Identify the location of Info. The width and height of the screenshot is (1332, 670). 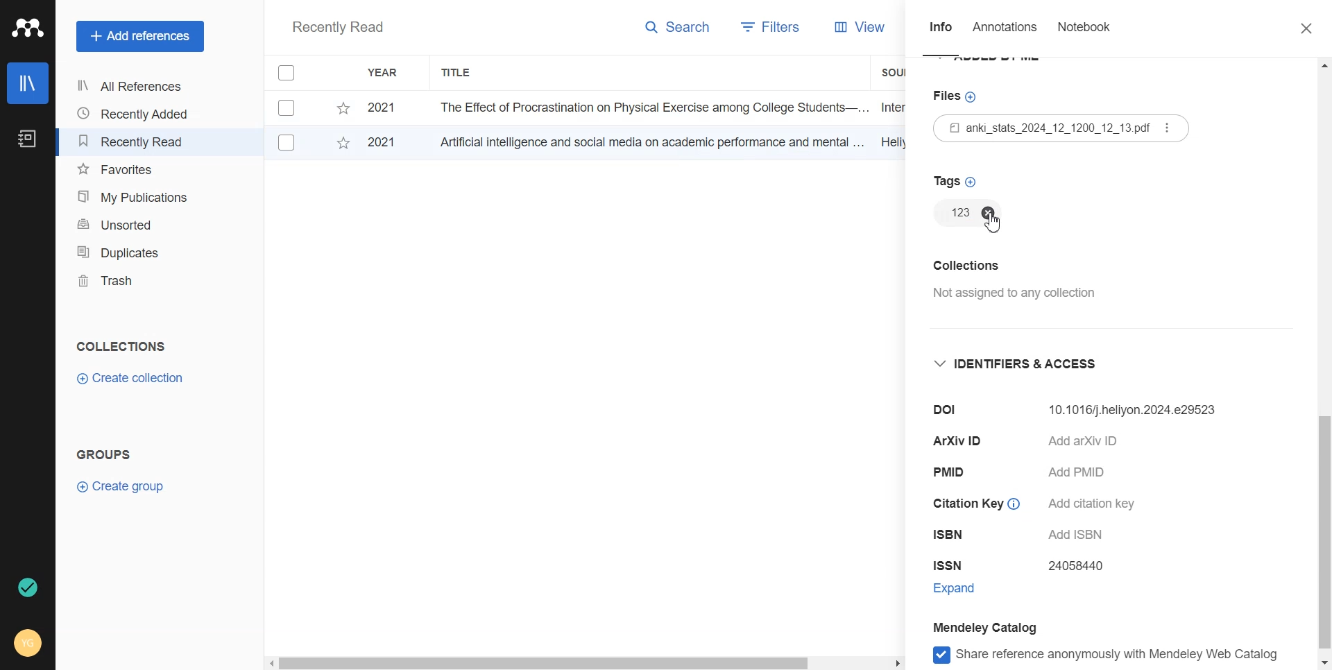
(941, 31).